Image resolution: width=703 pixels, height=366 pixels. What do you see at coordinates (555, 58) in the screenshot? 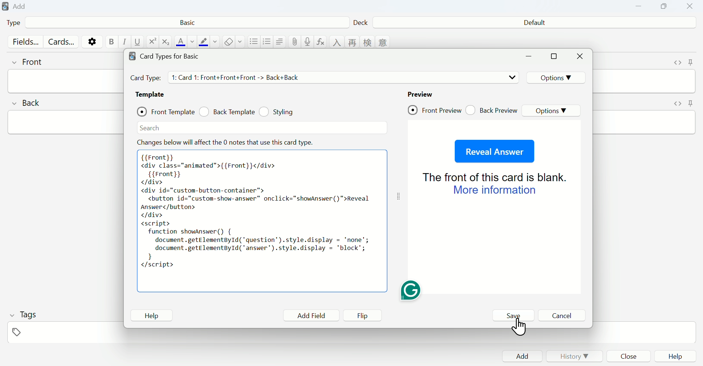
I see `maximize` at bounding box center [555, 58].